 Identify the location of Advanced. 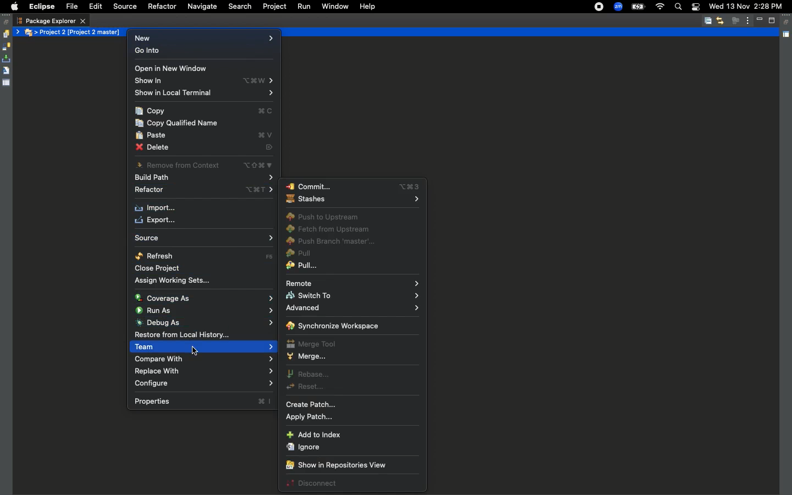
(351, 309).